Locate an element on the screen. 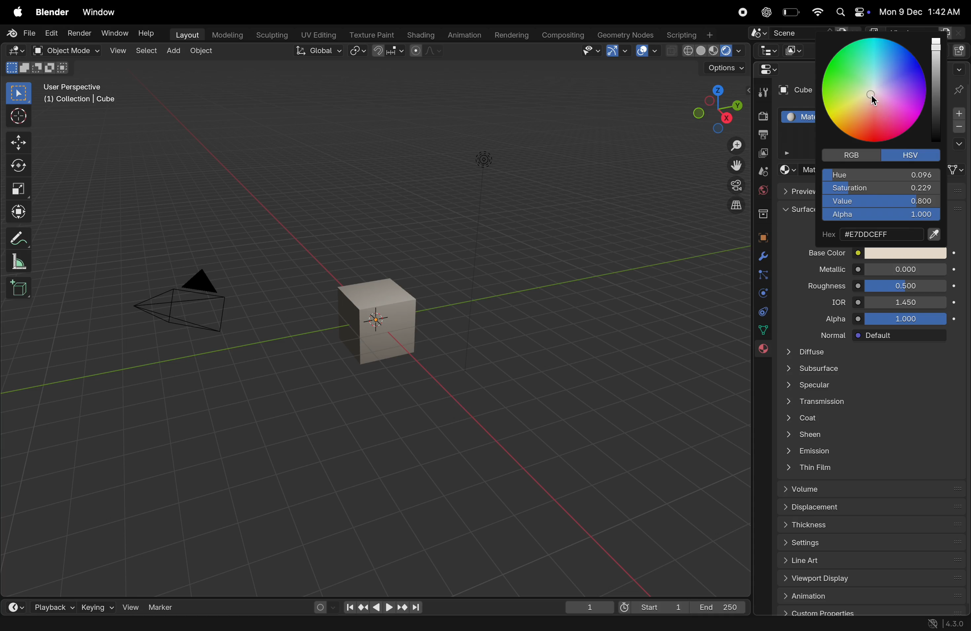 The width and height of the screenshot is (971, 631). idr is located at coordinates (831, 303).